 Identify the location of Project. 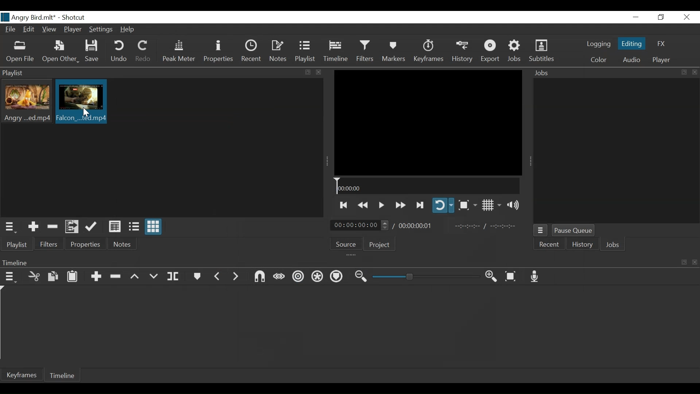
(380, 244).